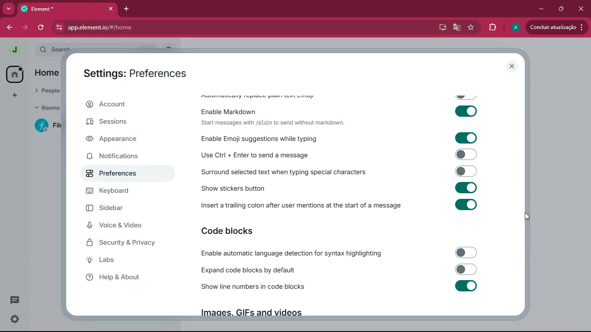 The image size is (591, 332). Describe the element at coordinates (337, 156) in the screenshot. I see `Use Ctrl + Enter to send a message` at that location.